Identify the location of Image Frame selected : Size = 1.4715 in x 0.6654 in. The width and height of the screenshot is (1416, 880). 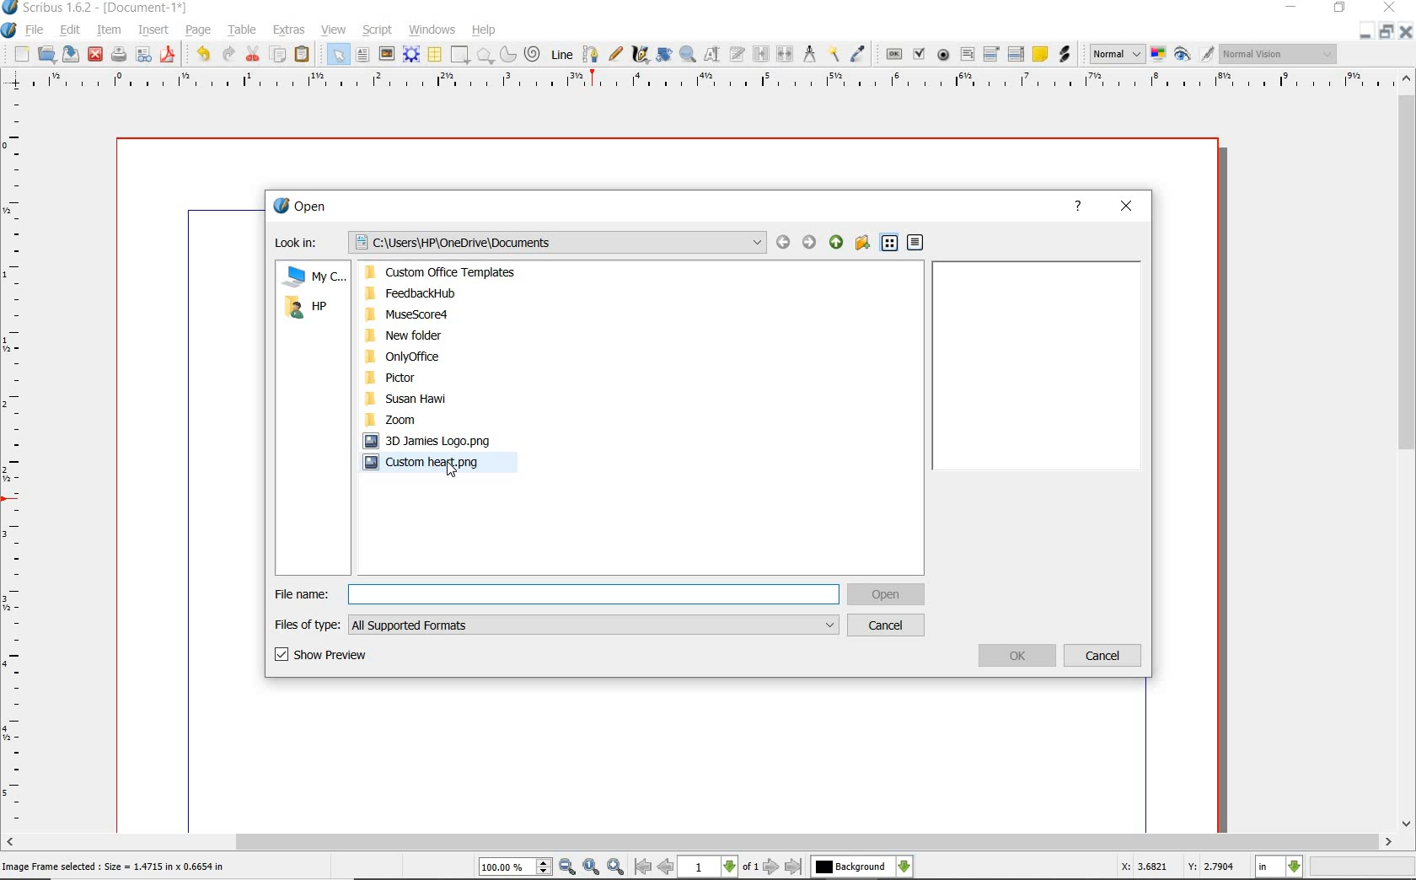
(114, 865).